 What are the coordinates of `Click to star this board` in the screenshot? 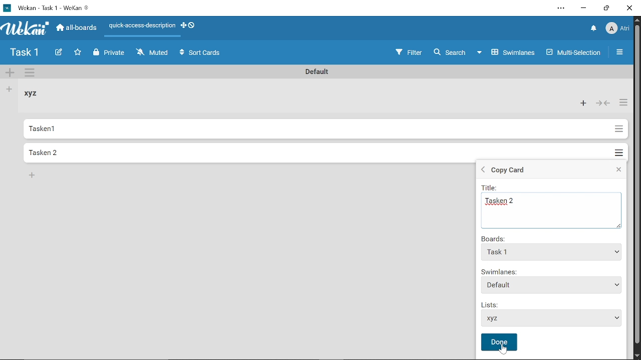 It's located at (79, 53).